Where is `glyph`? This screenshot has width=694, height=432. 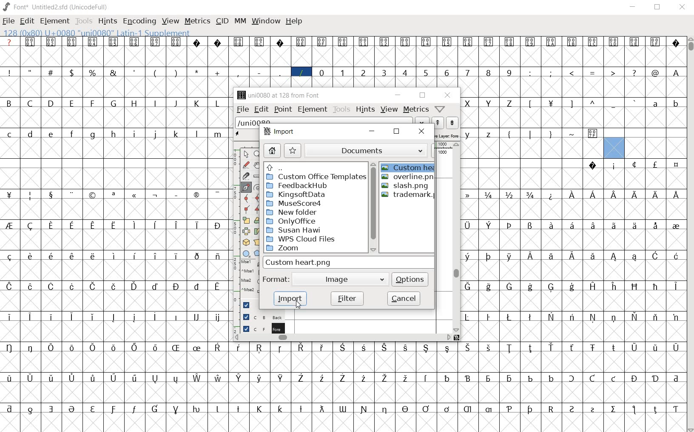
glyph is located at coordinates (635, 257).